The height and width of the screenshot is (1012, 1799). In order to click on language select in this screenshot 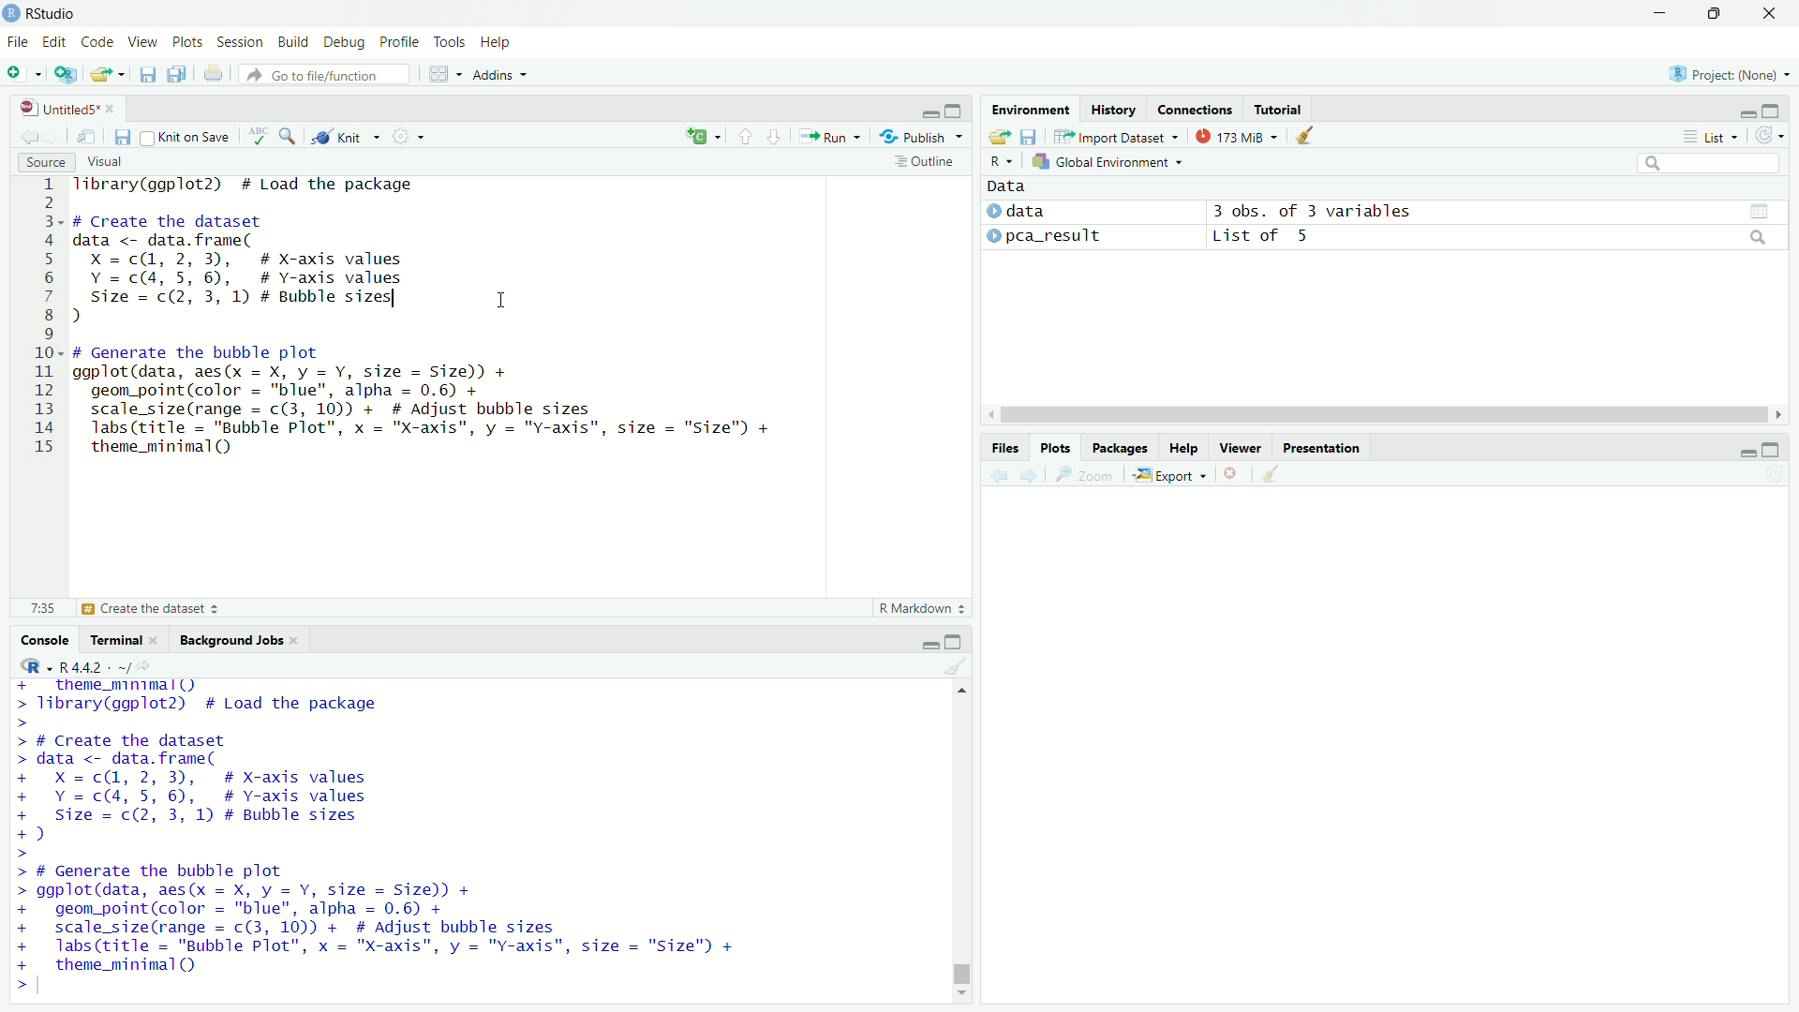, I will do `click(701, 137)`.